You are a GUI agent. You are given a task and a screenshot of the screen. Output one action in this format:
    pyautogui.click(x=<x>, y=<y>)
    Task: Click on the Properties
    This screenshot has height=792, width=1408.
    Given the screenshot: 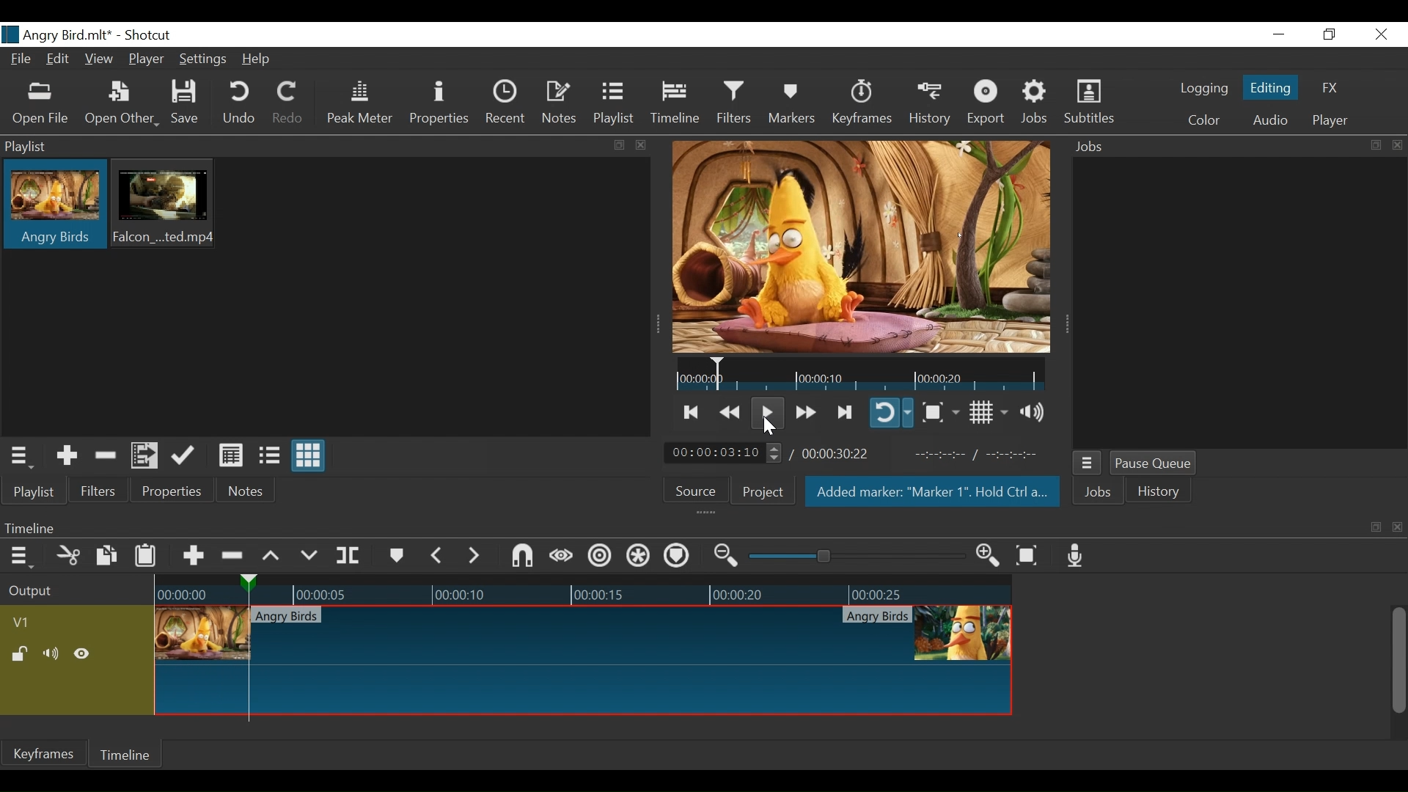 What is the action you would take?
    pyautogui.click(x=441, y=106)
    